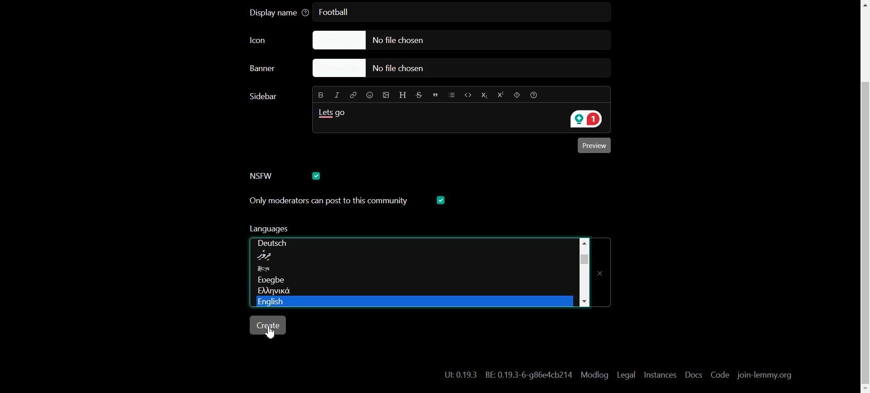  What do you see at coordinates (452, 94) in the screenshot?
I see `List` at bounding box center [452, 94].